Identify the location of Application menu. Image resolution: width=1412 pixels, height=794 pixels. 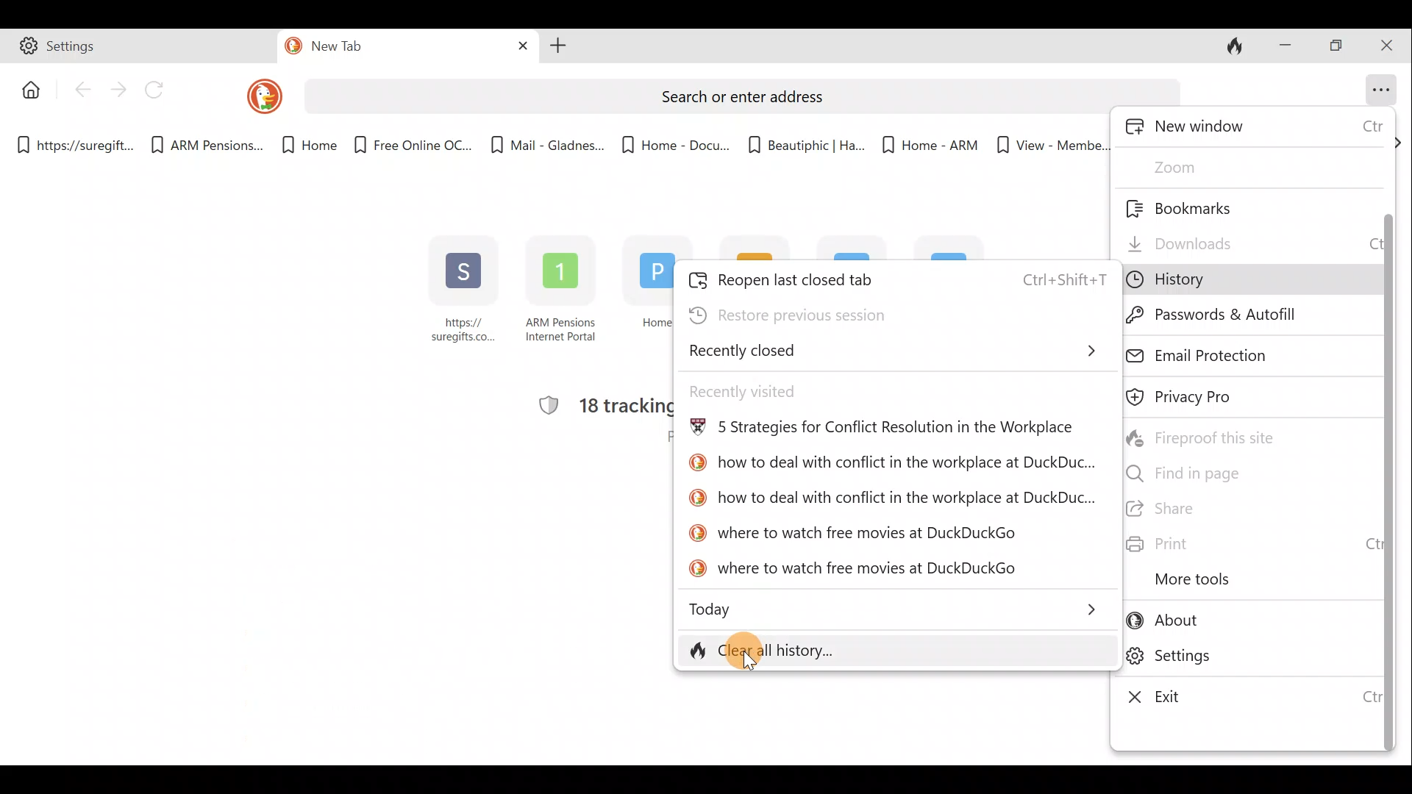
(1383, 87).